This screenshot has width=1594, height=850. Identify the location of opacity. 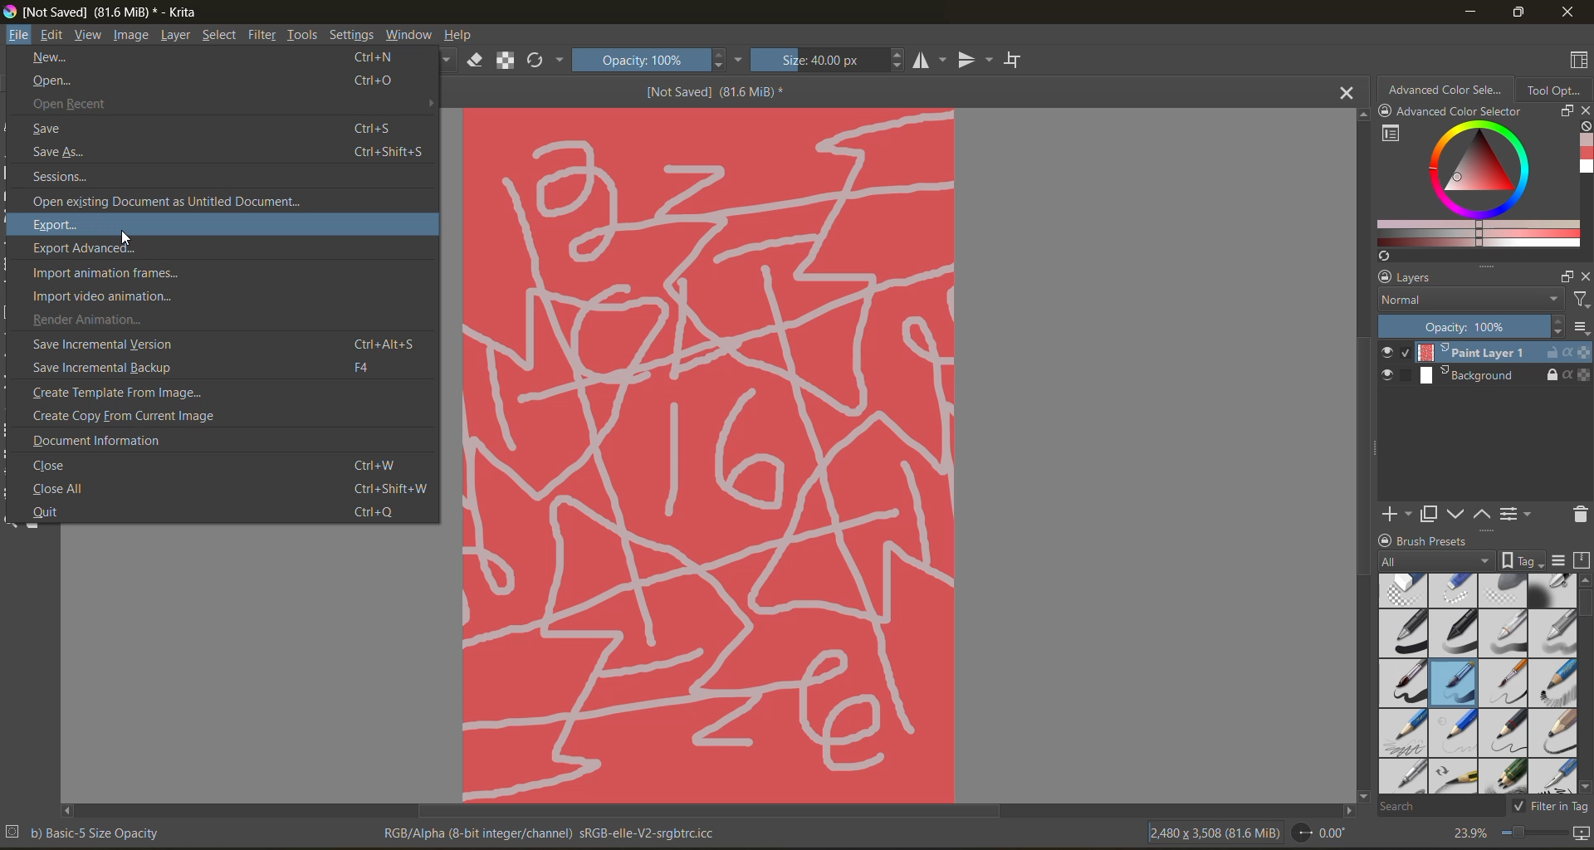
(655, 59).